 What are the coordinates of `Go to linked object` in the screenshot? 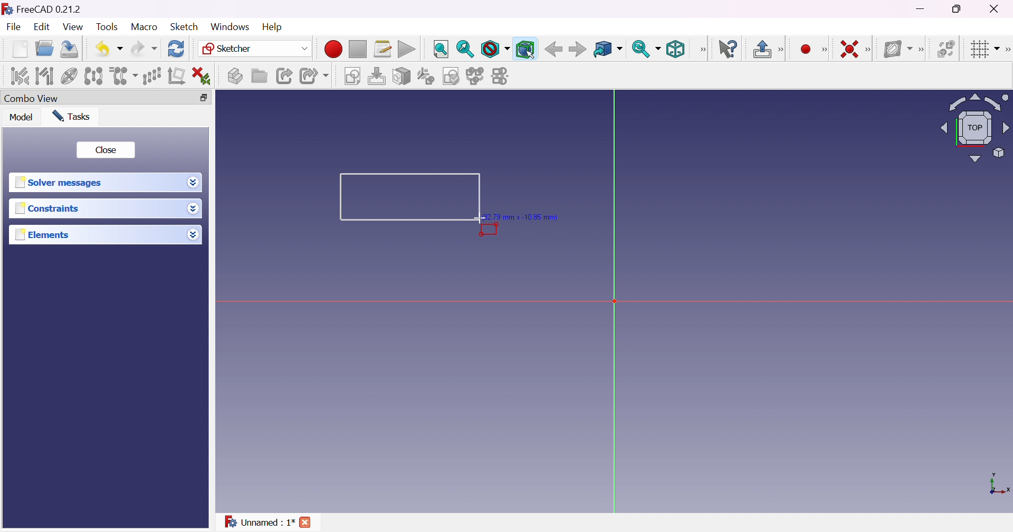 It's located at (608, 49).